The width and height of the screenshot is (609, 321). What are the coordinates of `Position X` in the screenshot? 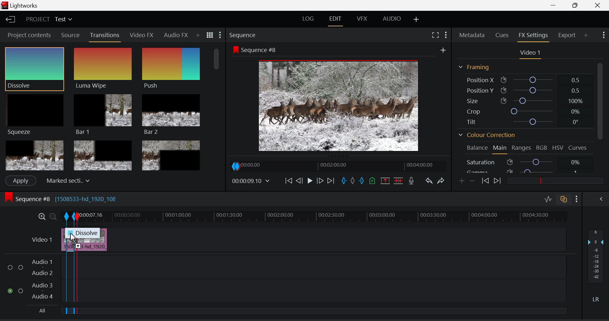 It's located at (522, 79).